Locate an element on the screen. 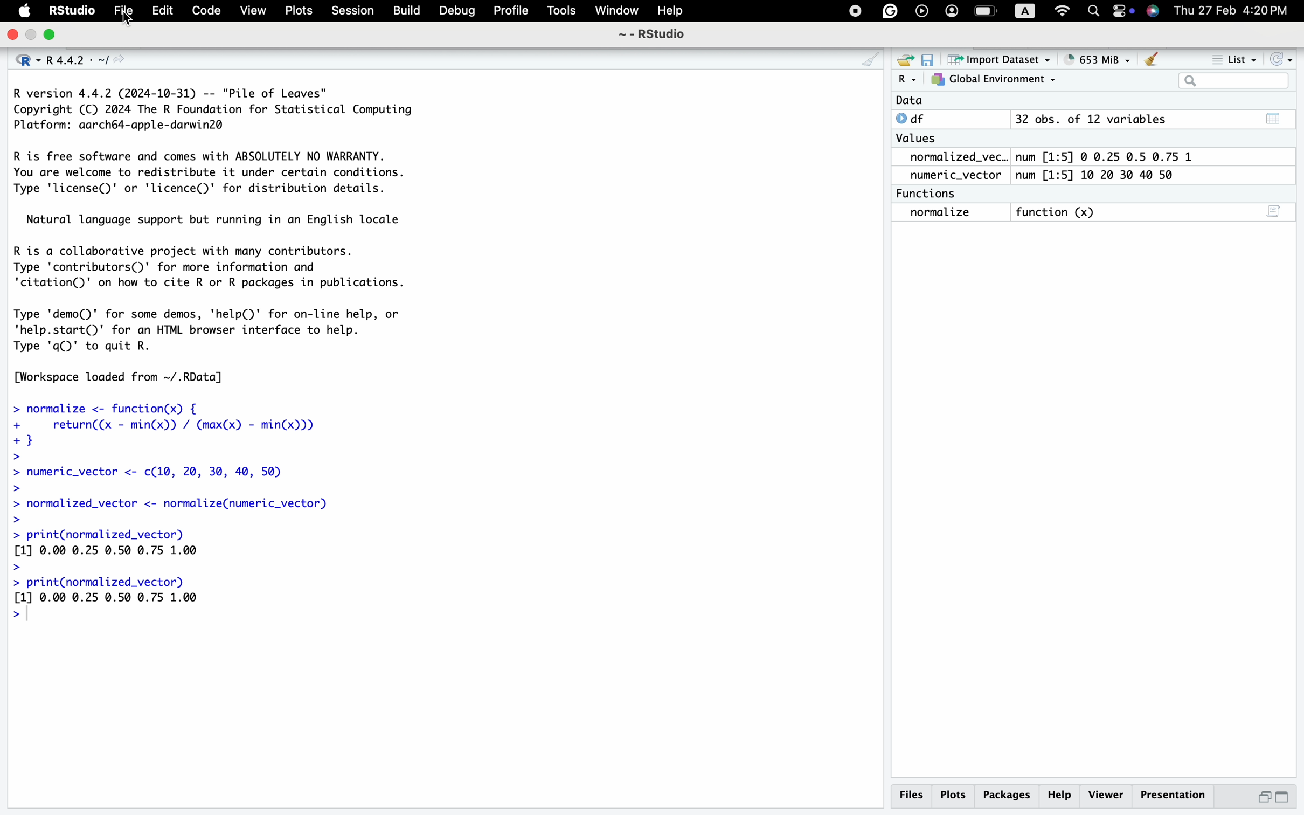 Image resolution: width=1304 pixels, height=815 pixels. Apple is located at coordinates (25, 11).